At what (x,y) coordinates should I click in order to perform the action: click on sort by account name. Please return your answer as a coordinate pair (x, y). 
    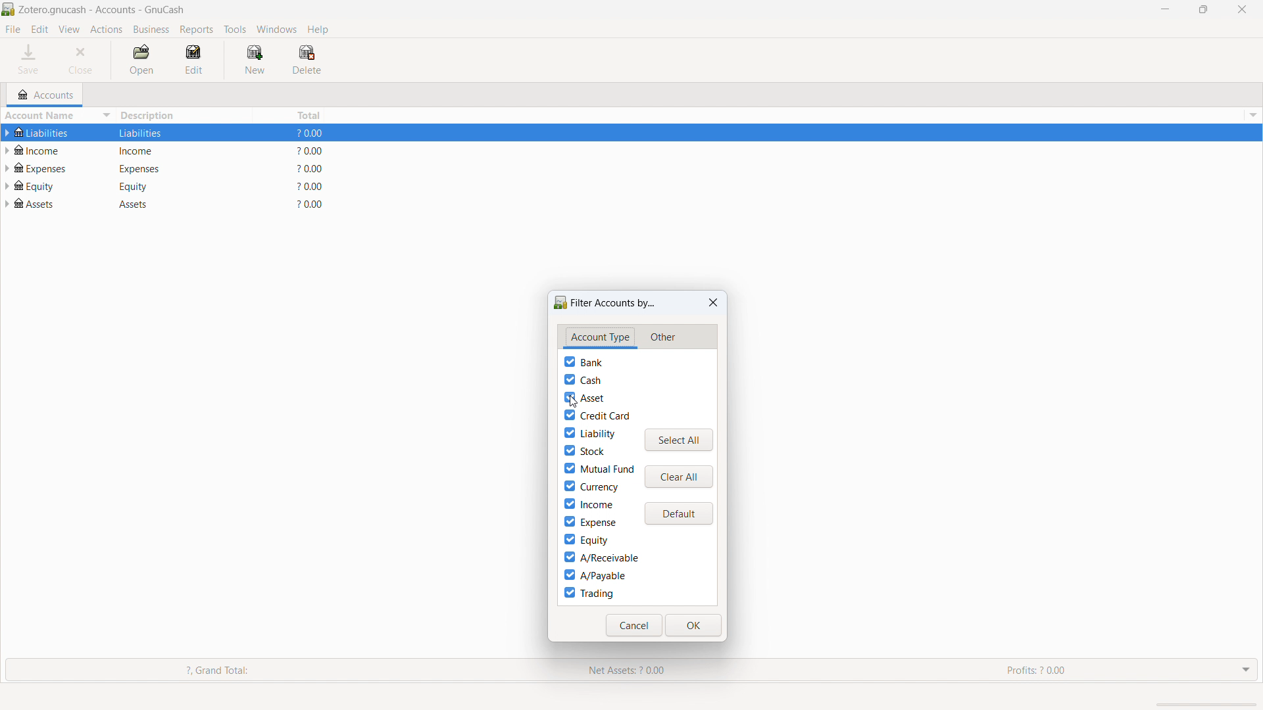
    Looking at the image, I should click on (58, 117).